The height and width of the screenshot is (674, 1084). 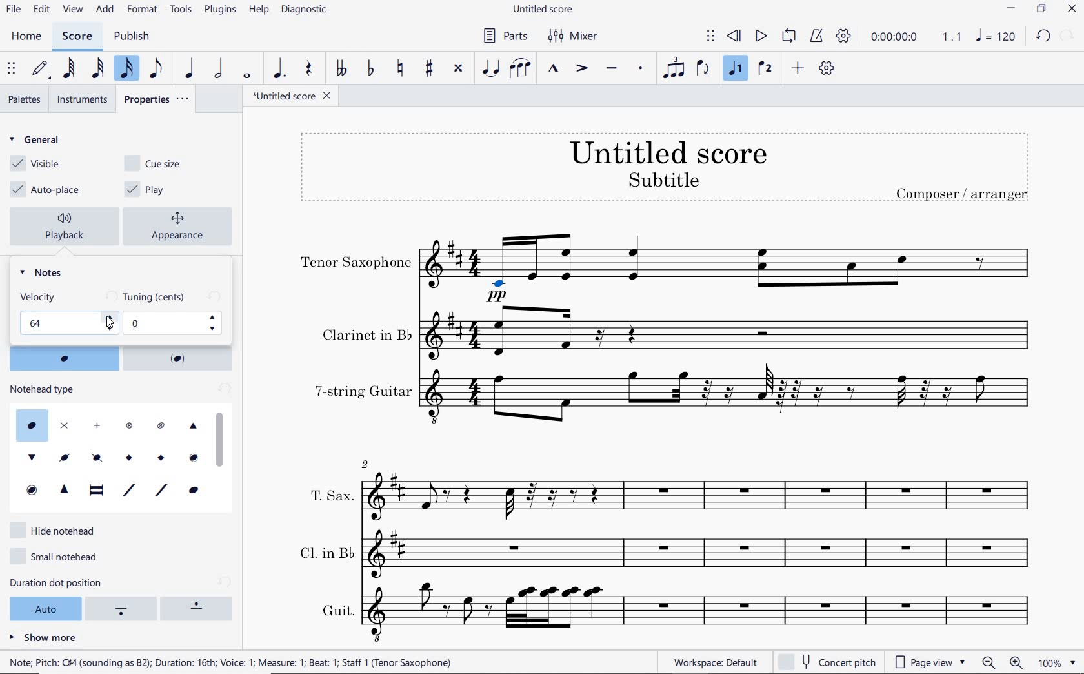 I want to click on QUARTER NOTE, so click(x=190, y=68).